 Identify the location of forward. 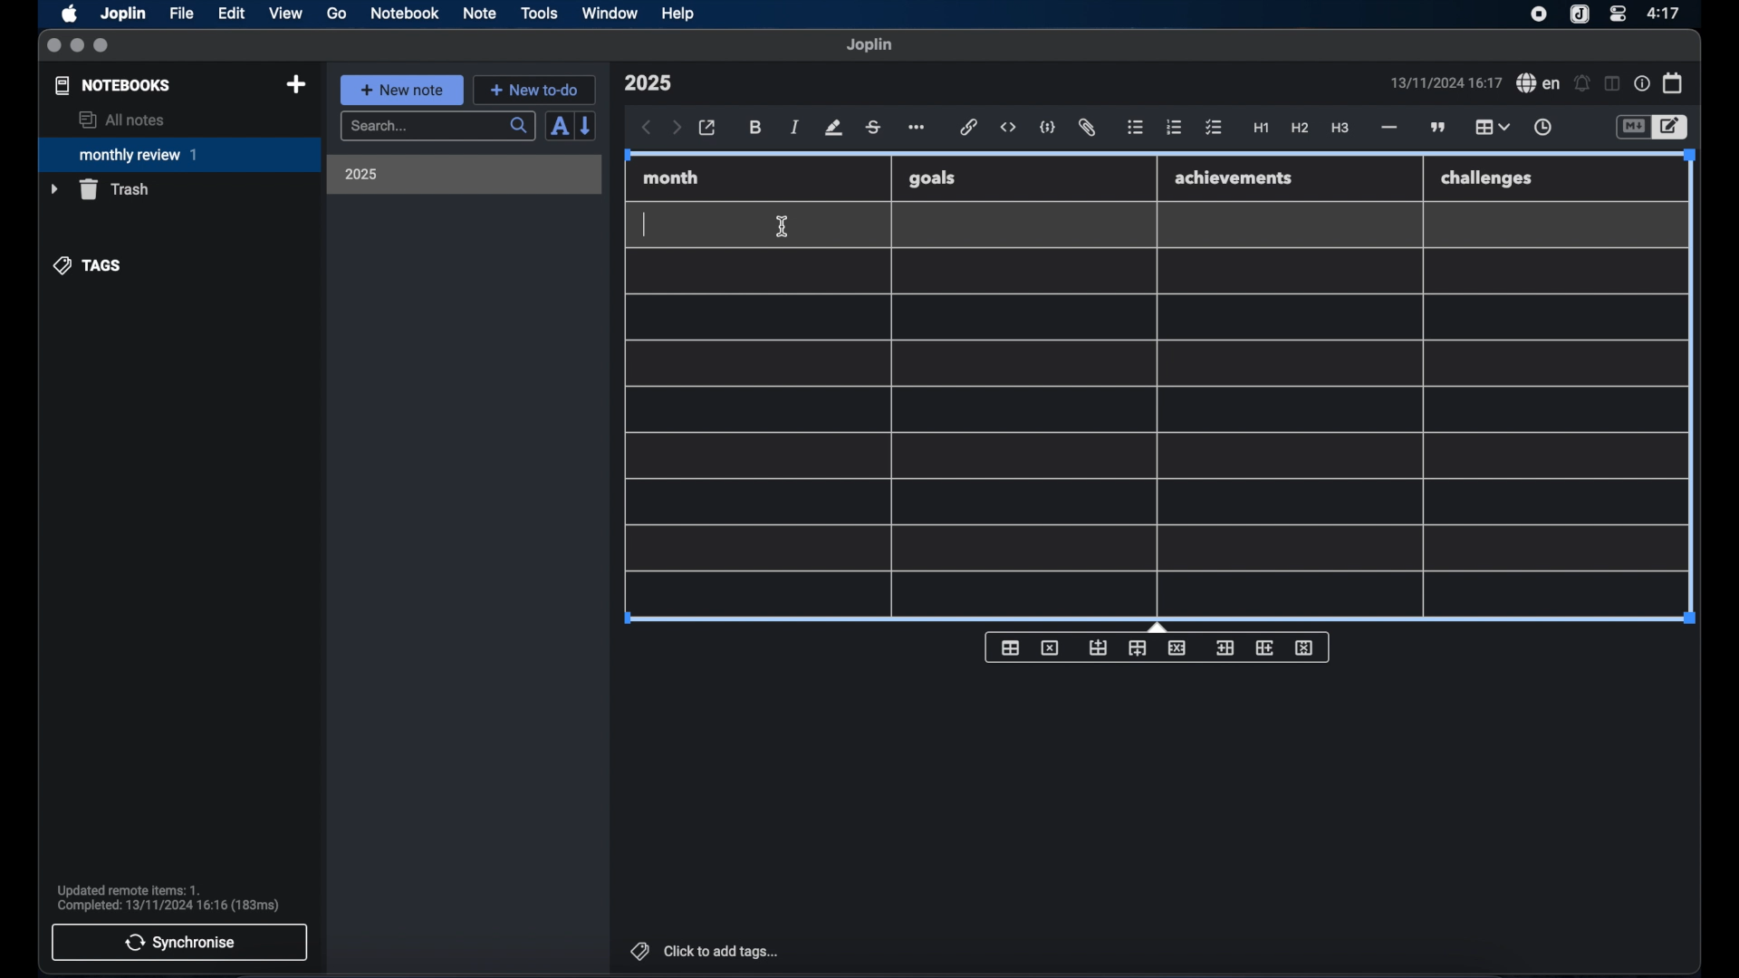
(677, 129).